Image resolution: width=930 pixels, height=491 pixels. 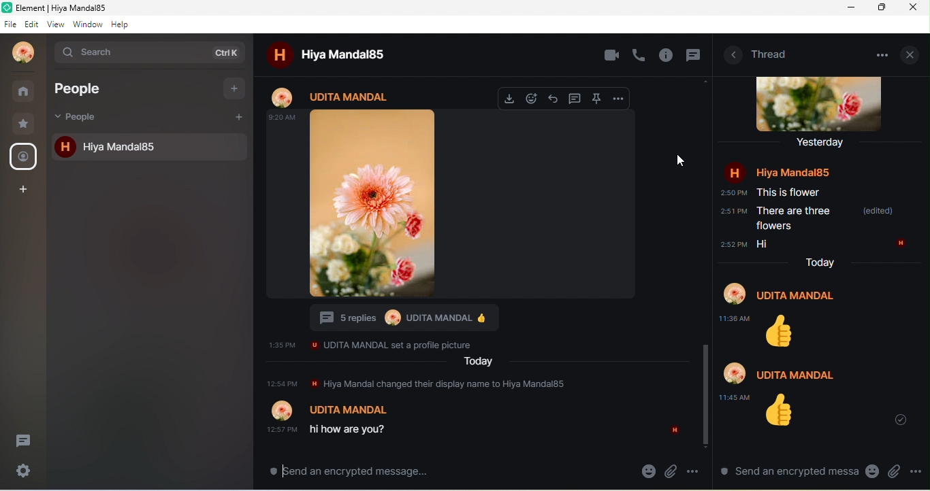 What do you see at coordinates (283, 429) in the screenshot?
I see `12:57 PM` at bounding box center [283, 429].